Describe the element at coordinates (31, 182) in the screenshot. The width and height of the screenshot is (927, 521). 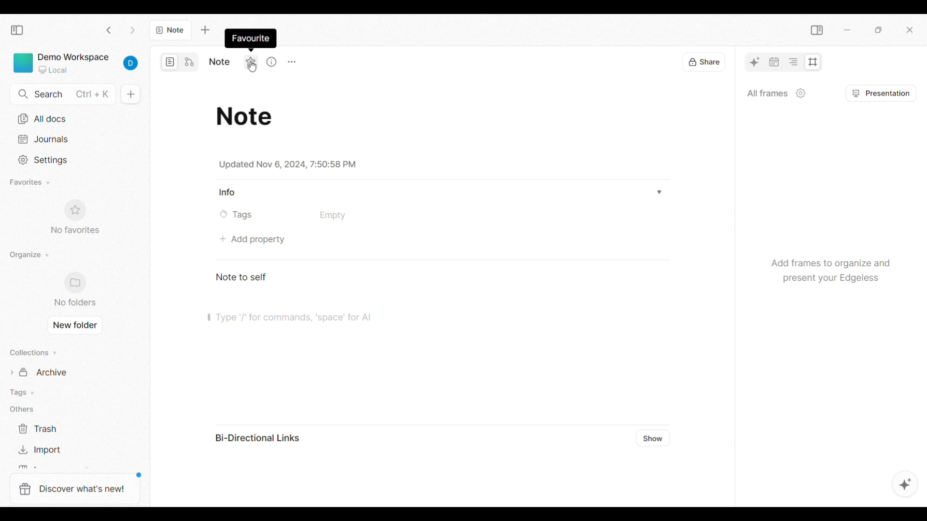
I see `Favorites +` at that location.